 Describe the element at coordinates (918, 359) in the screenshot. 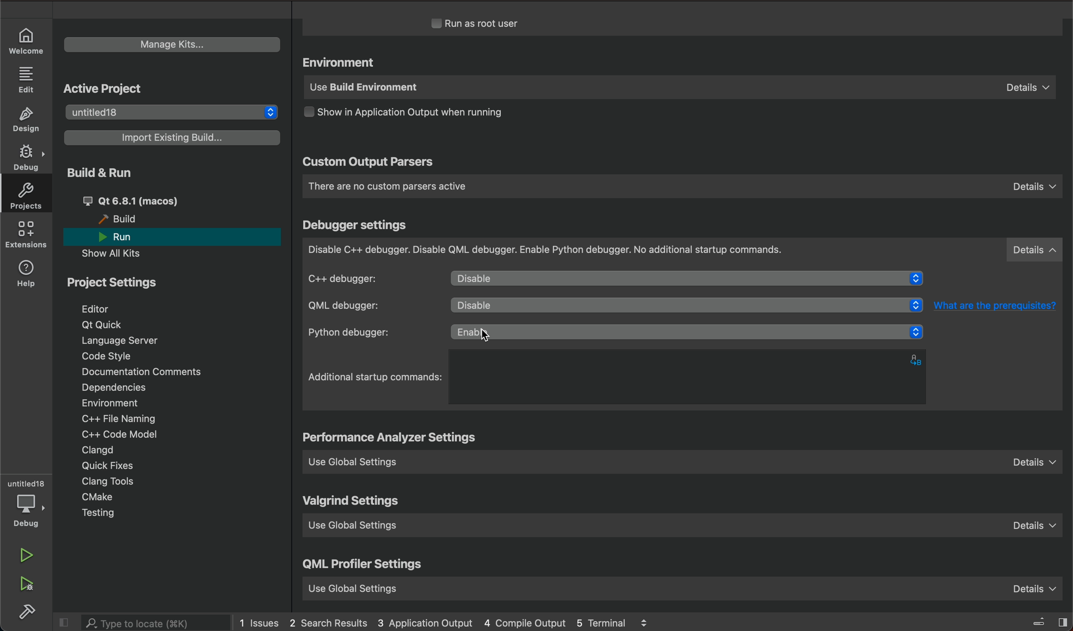

I see `alphabets` at that location.